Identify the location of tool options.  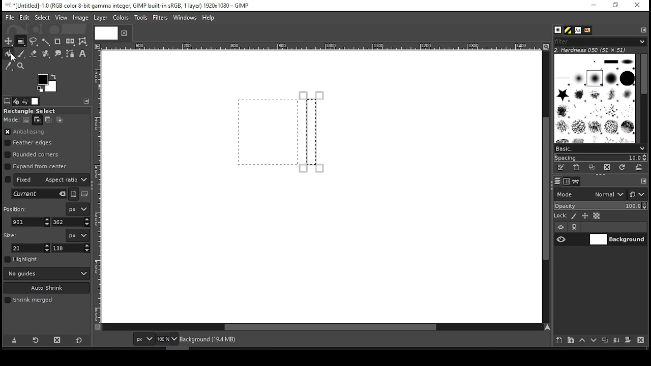
(7, 101).